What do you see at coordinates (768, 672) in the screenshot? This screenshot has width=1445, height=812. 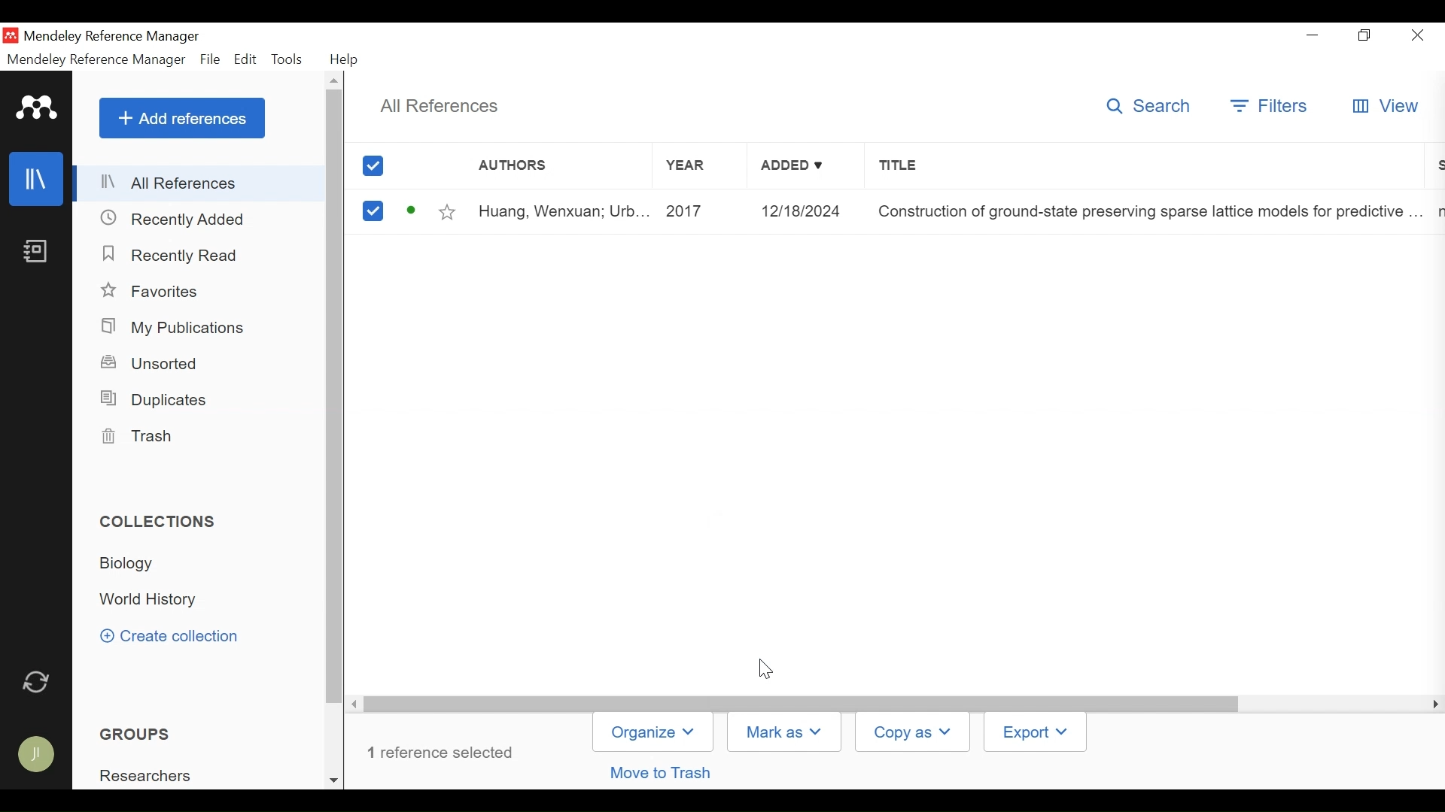 I see `Cursor` at bounding box center [768, 672].